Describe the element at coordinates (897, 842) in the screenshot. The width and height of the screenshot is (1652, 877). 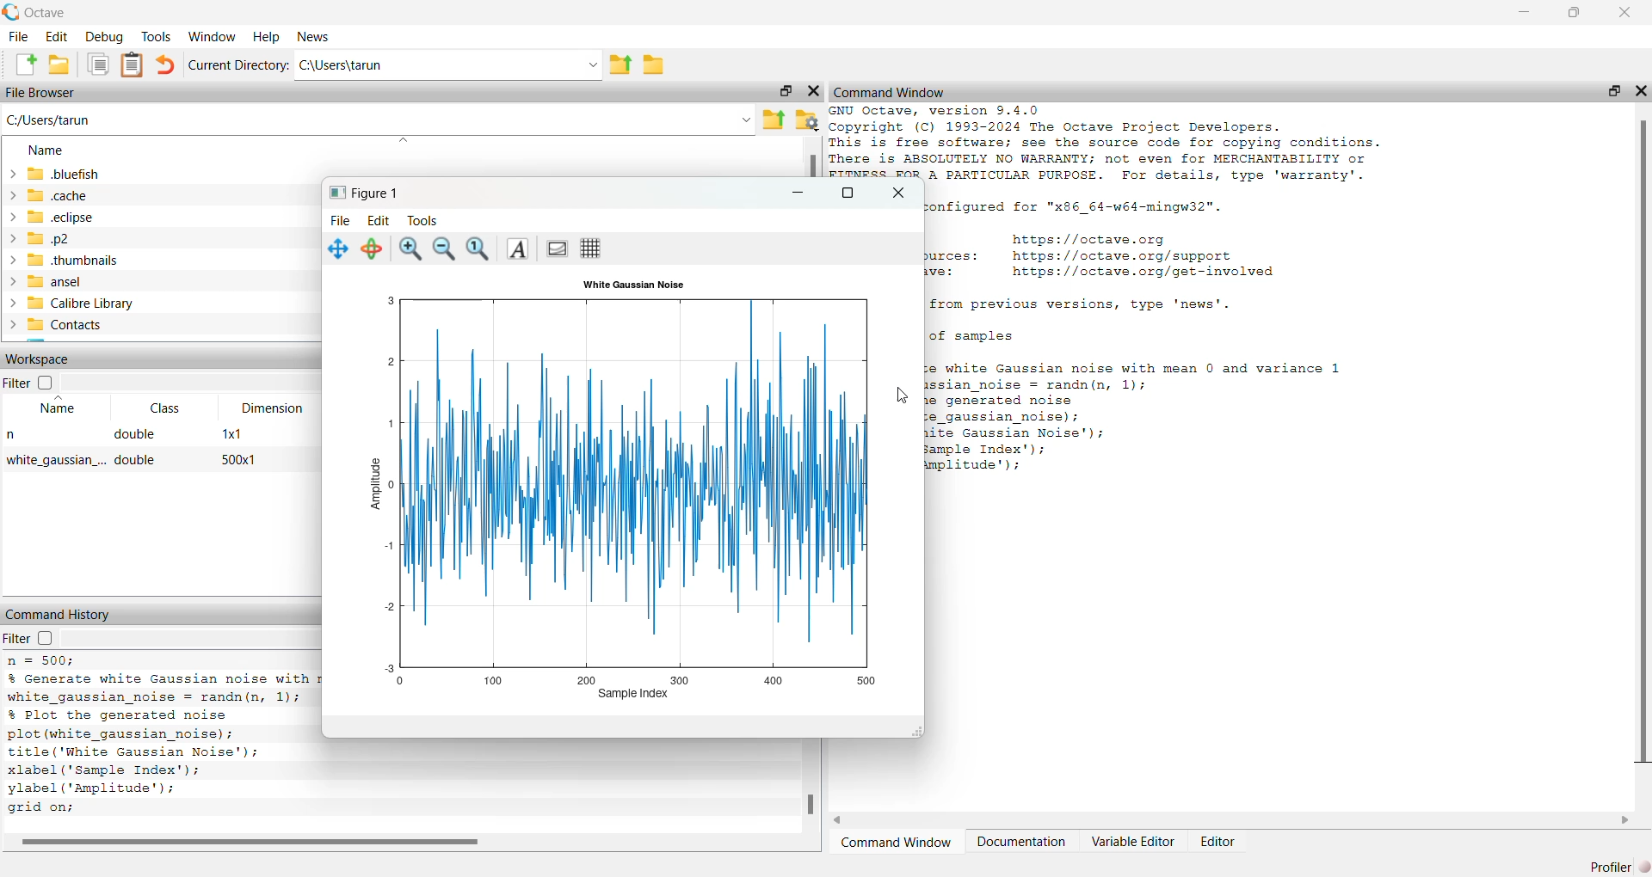
I see ` Command Window` at that location.